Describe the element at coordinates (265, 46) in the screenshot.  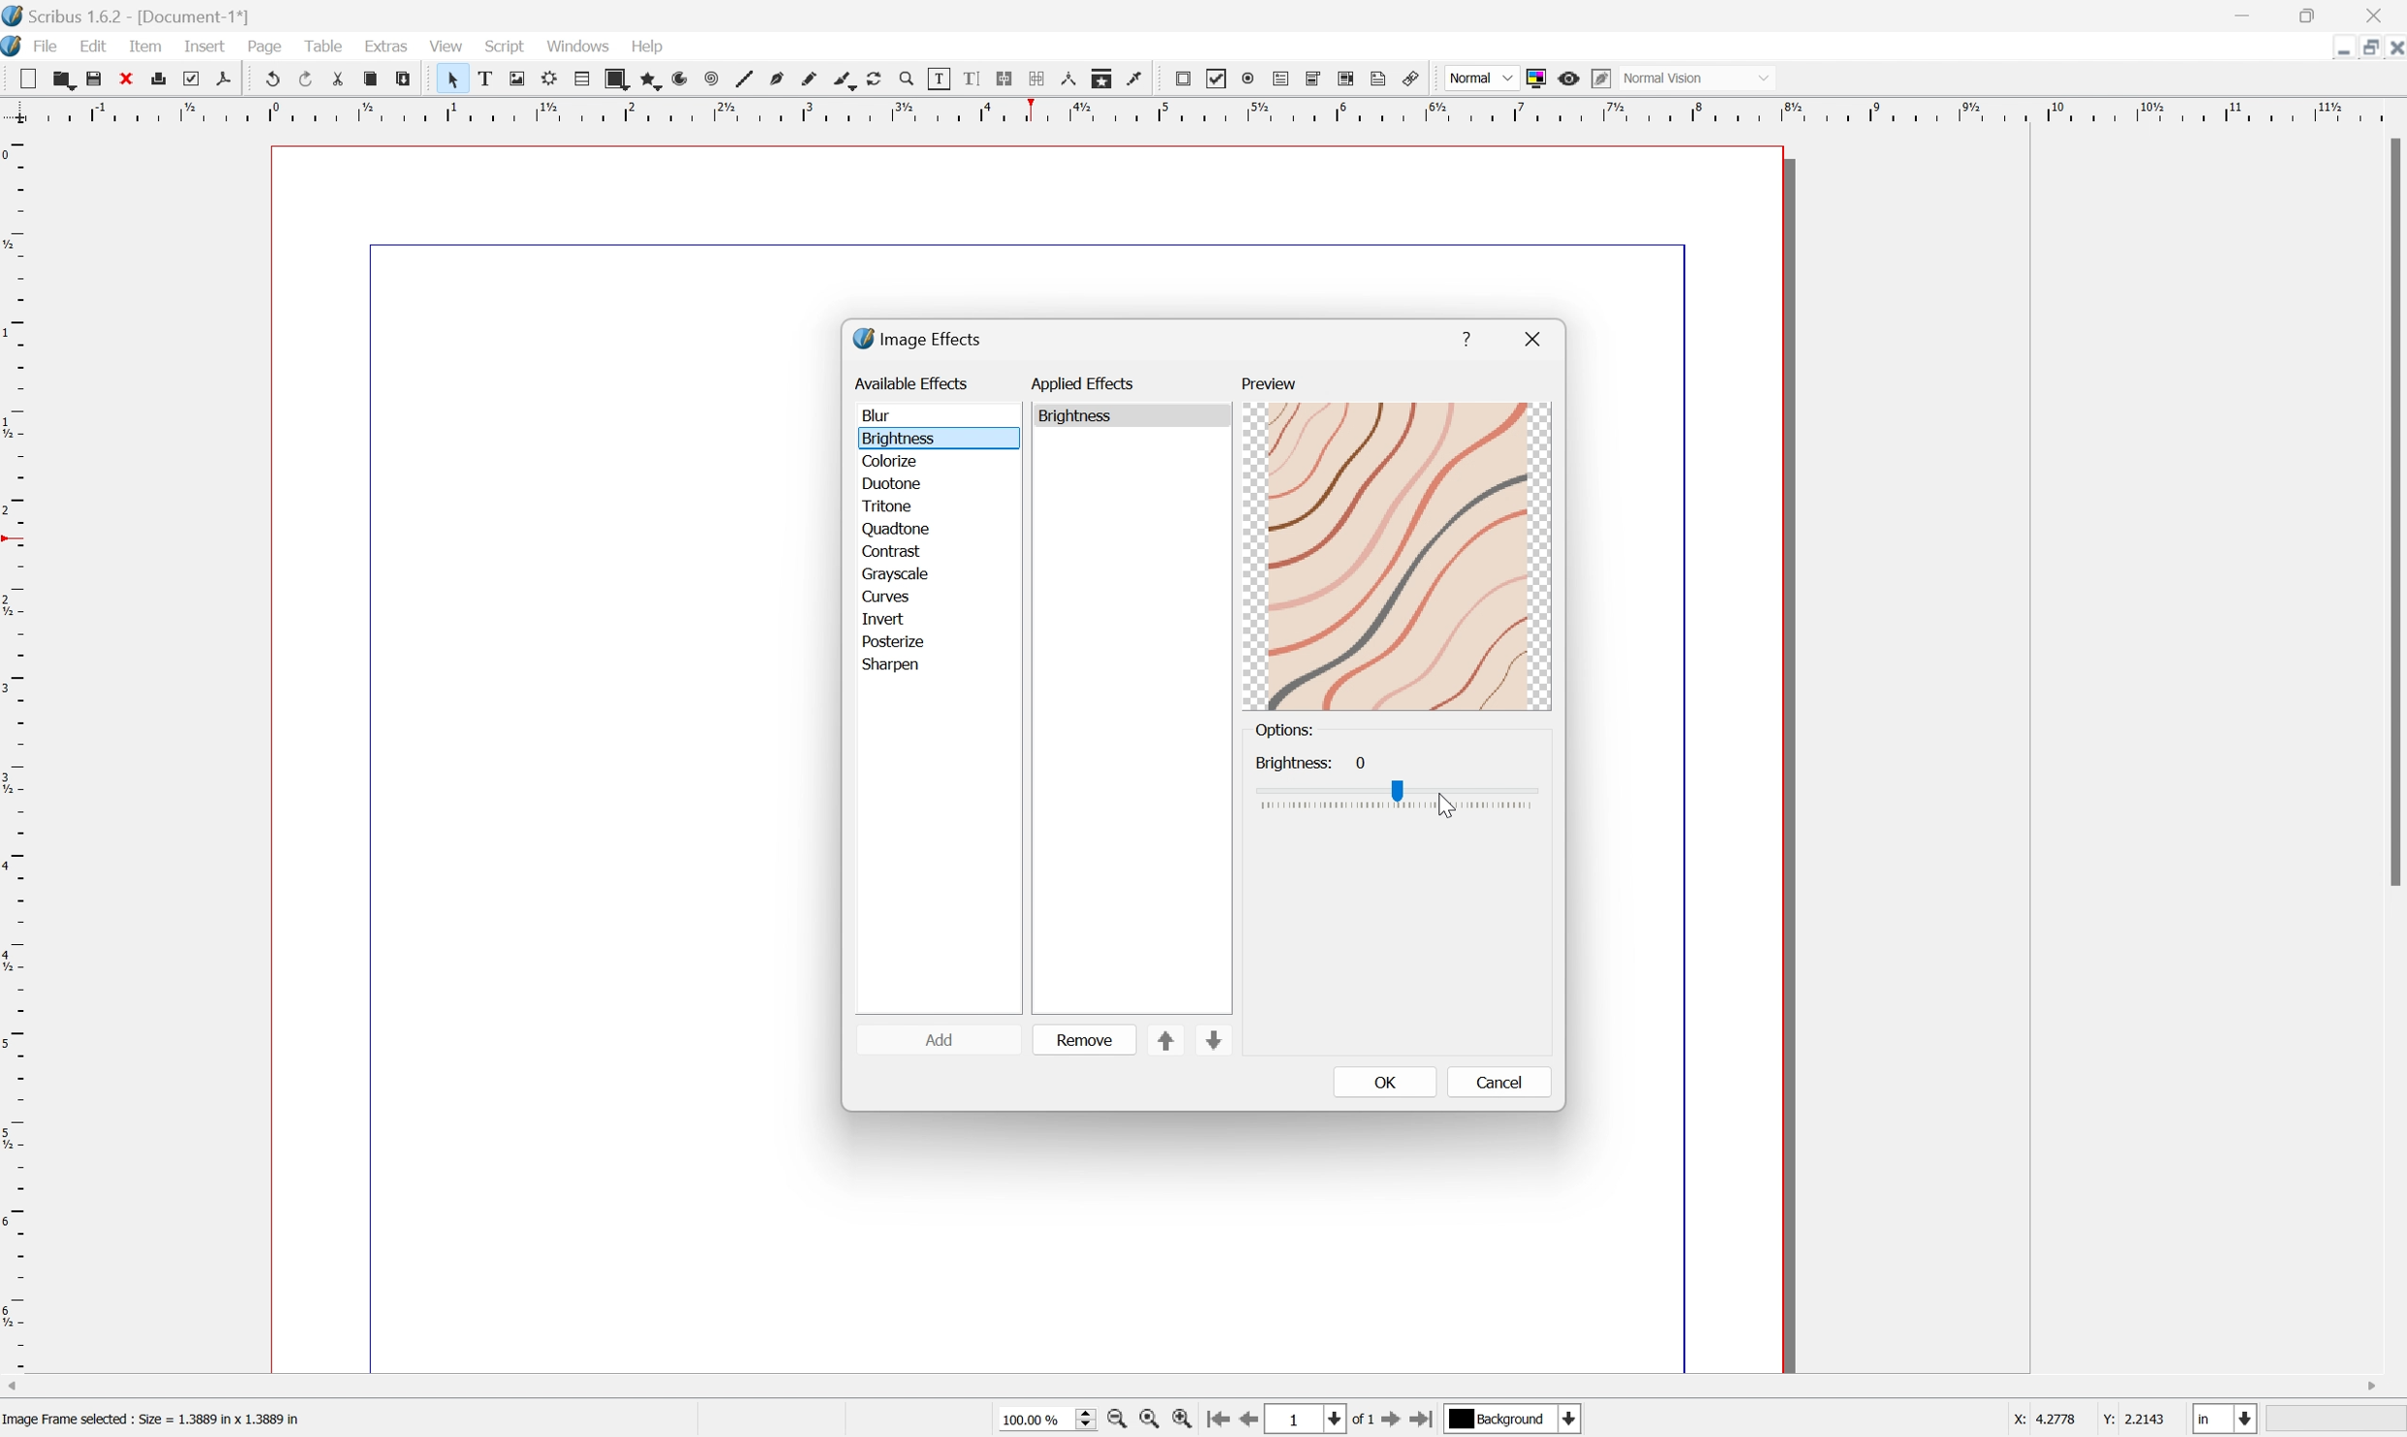
I see `Page` at that location.